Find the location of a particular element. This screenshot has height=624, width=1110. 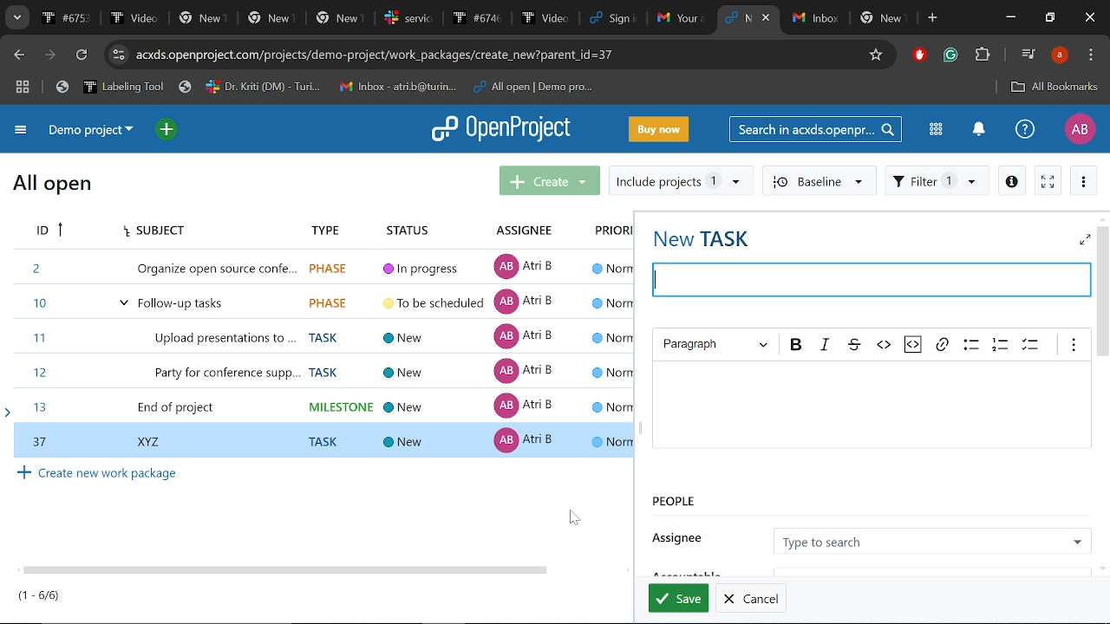

Cancel is located at coordinates (751, 598).